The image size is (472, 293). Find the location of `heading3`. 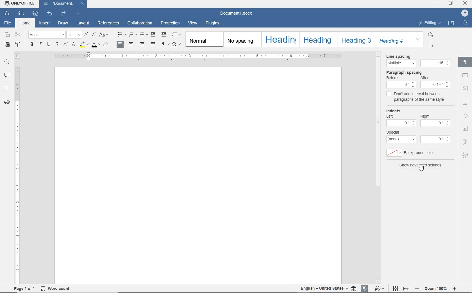

heading3 is located at coordinates (356, 41).